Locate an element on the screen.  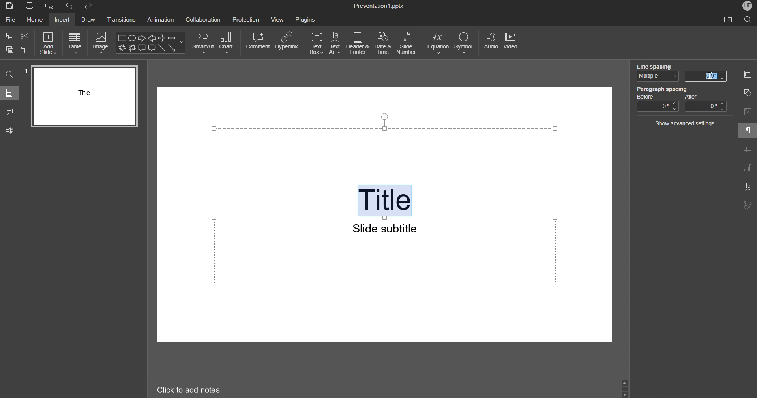
Slide Settings is located at coordinates (748, 76).